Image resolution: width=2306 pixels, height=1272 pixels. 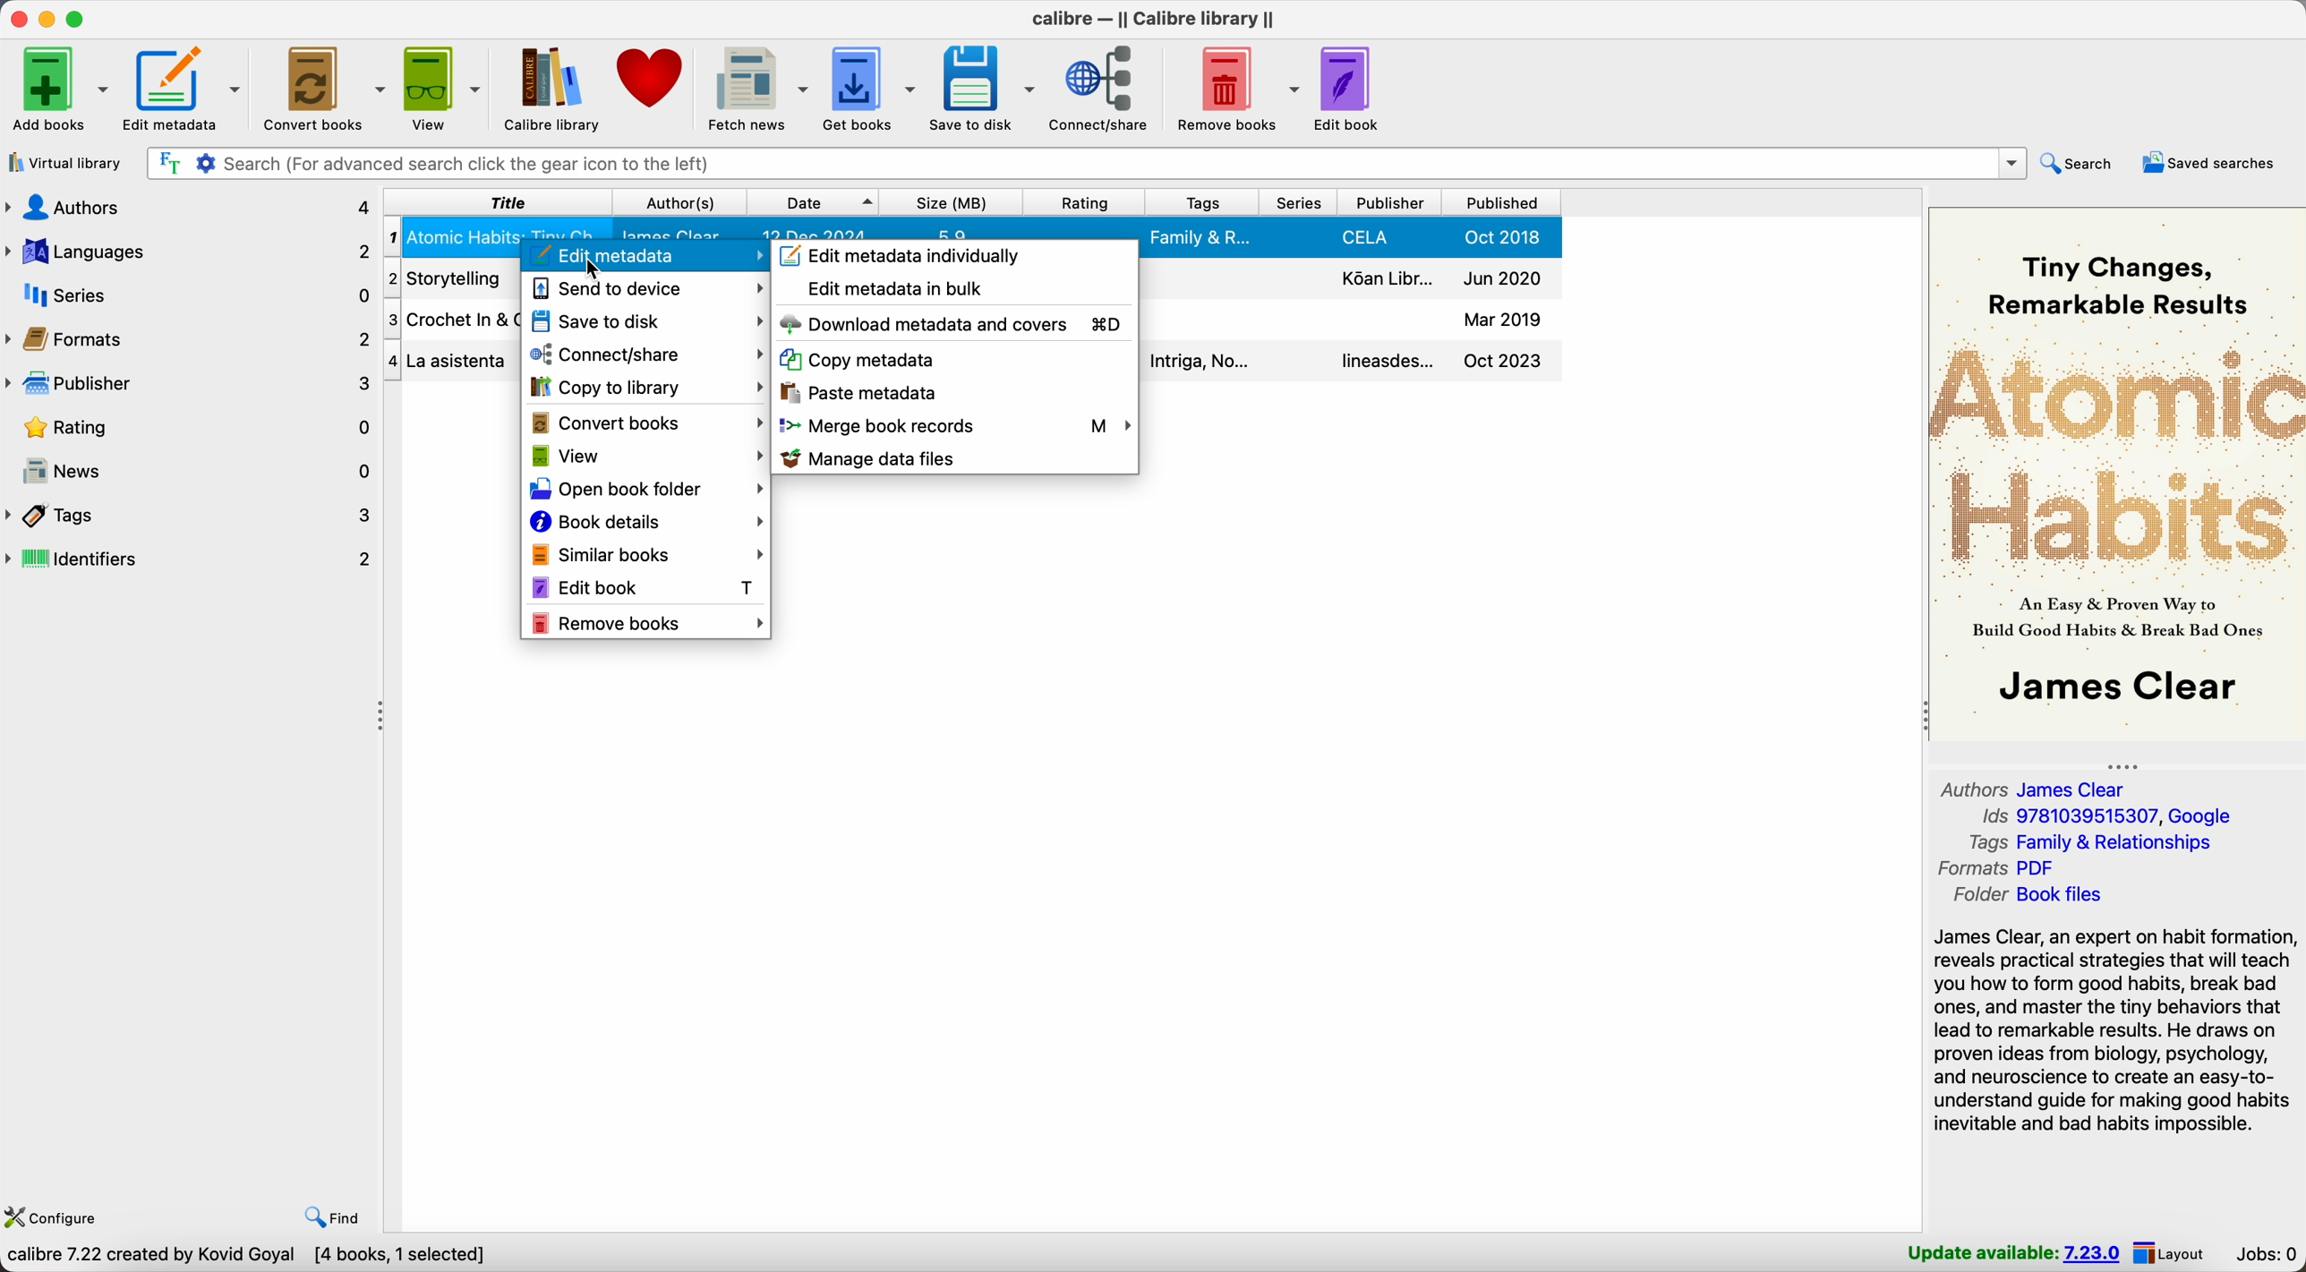 I want to click on maximize, so click(x=79, y=17).